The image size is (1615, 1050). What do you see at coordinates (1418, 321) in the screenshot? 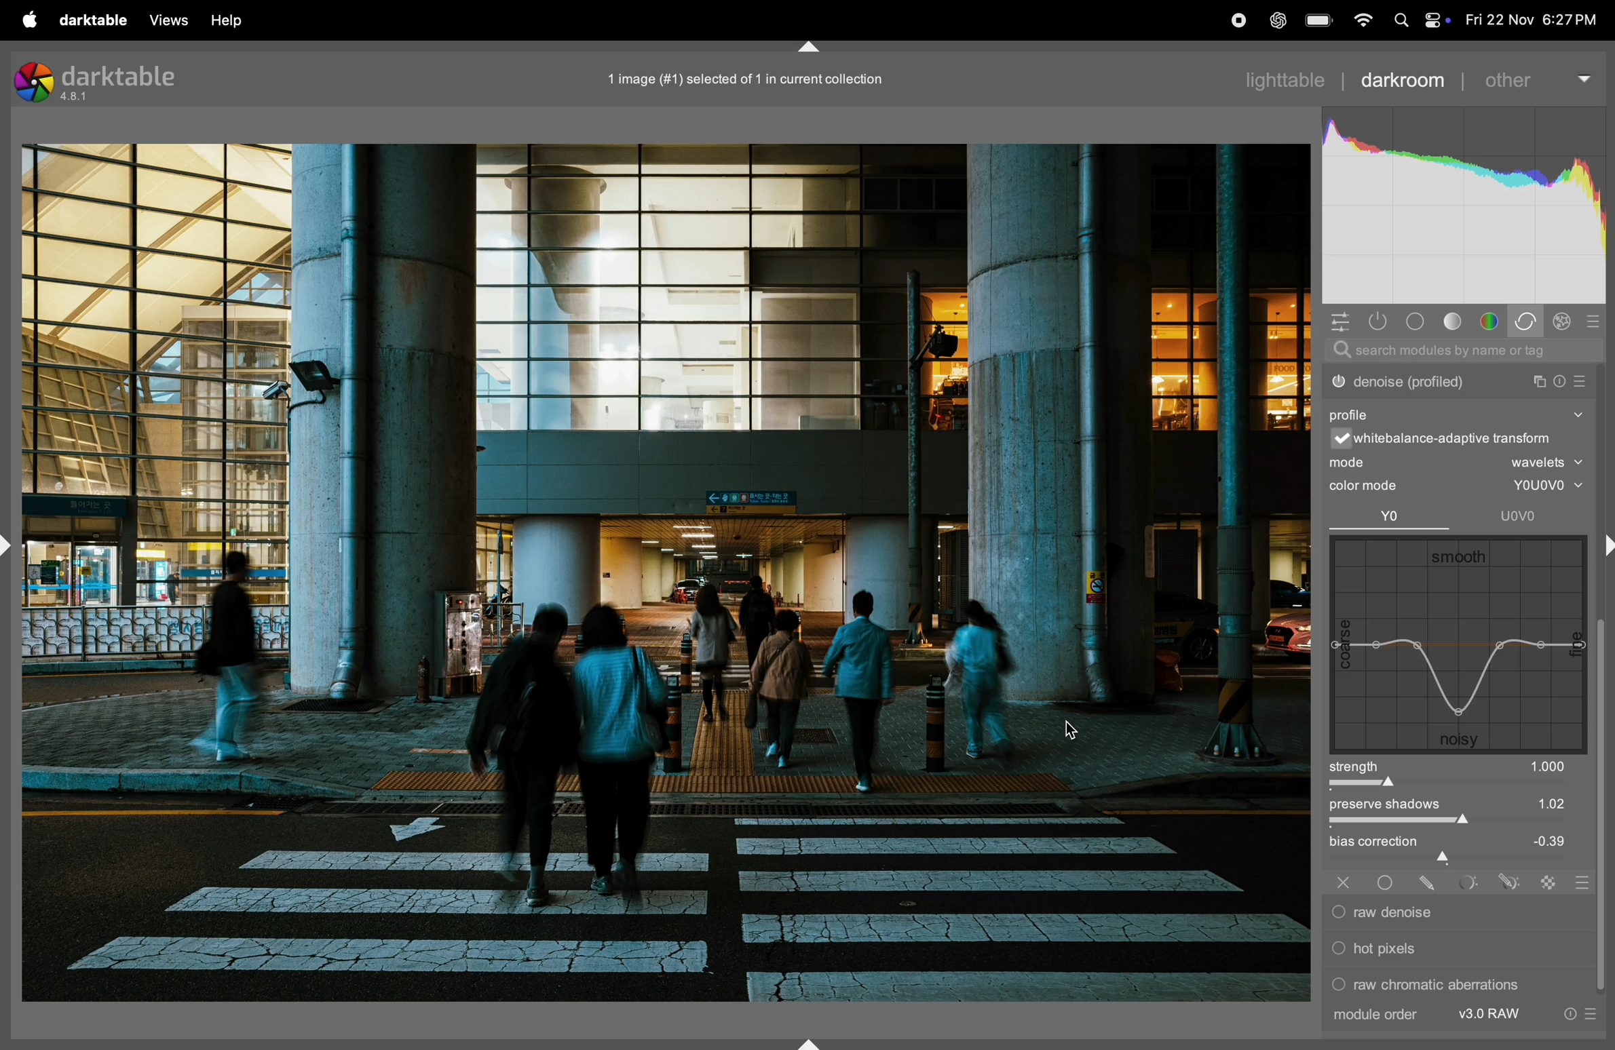
I see `tone` at bounding box center [1418, 321].